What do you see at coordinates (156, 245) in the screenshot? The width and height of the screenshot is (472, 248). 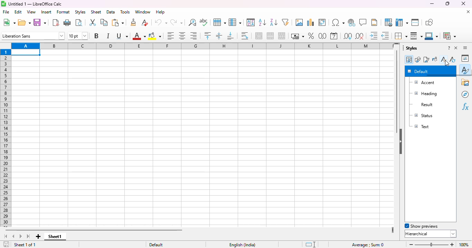 I see `default` at bounding box center [156, 245].